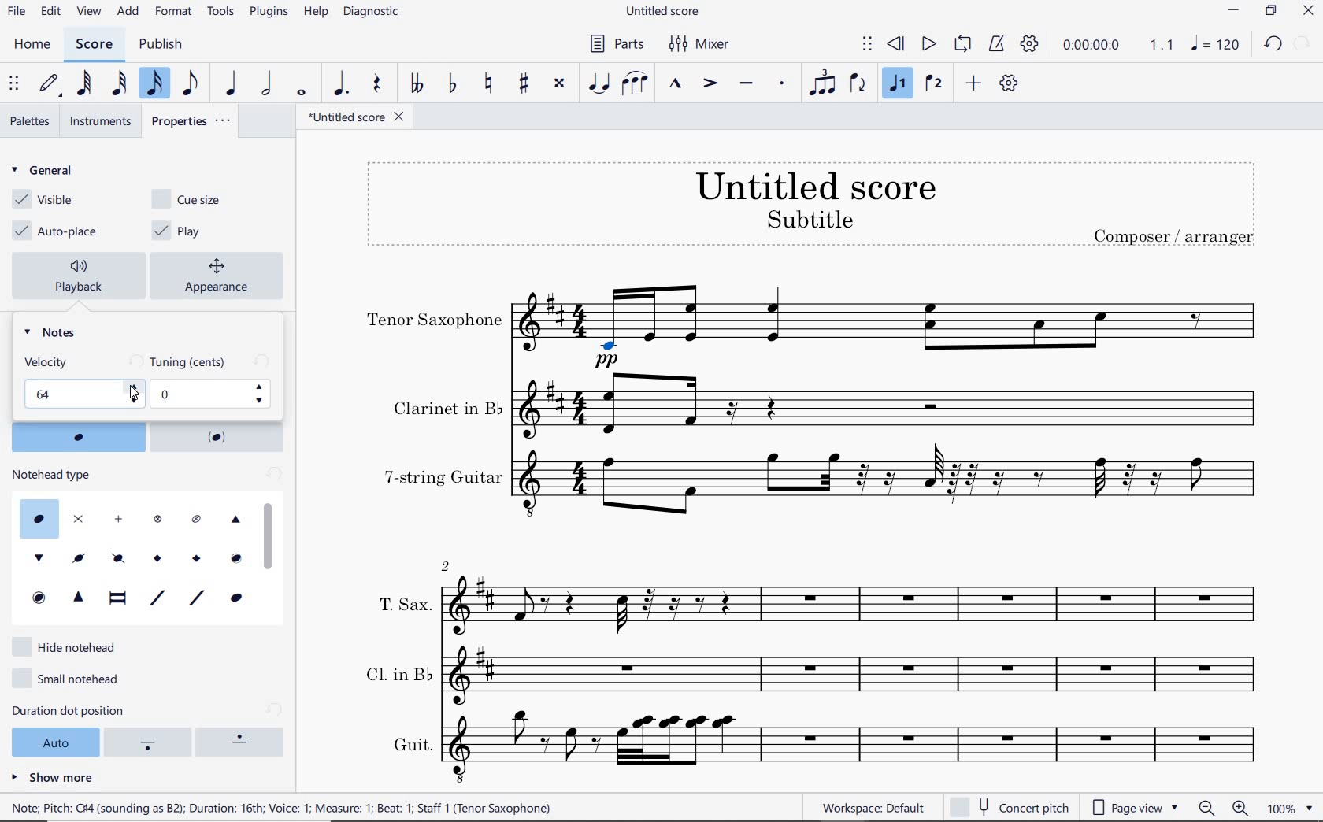 This screenshot has width=1323, height=822. Describe the element at coordinates (270, 13) in the screenshot. I see `plugins` at that location.